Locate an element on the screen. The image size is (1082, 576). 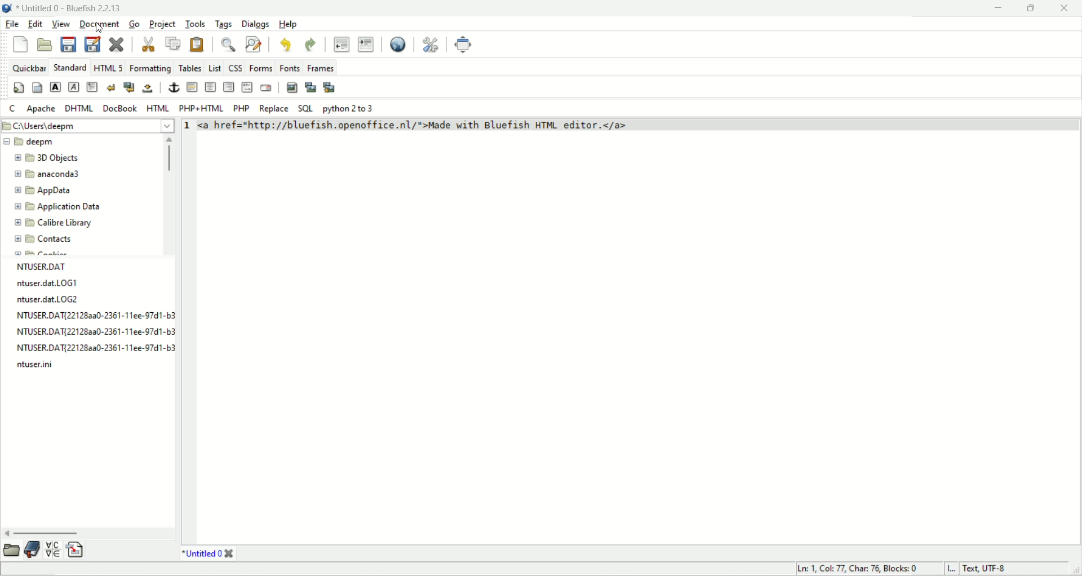
save file as is located at coordinates (92, 44).